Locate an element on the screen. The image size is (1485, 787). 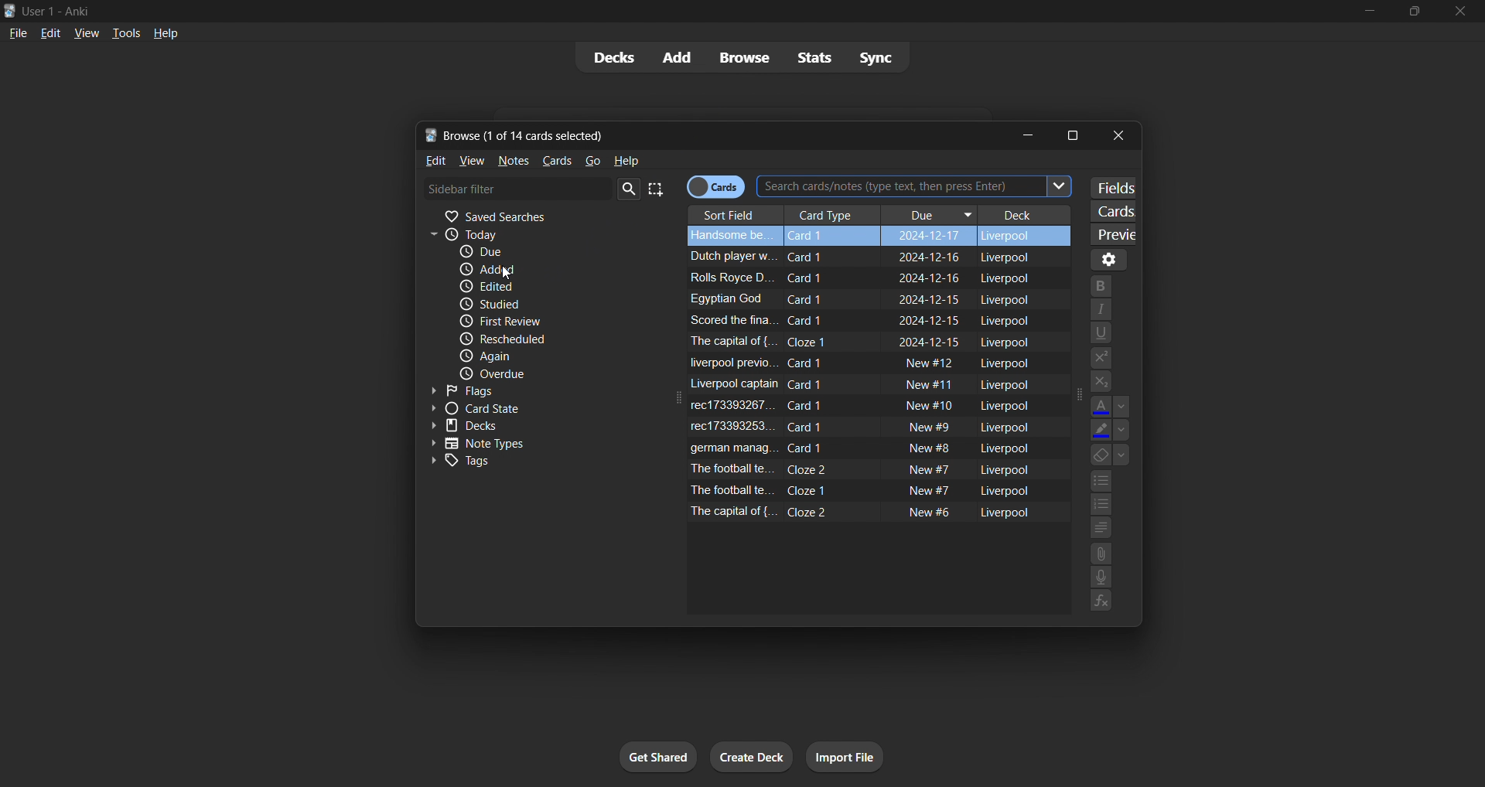
notes is located at coordinates (517, 160).